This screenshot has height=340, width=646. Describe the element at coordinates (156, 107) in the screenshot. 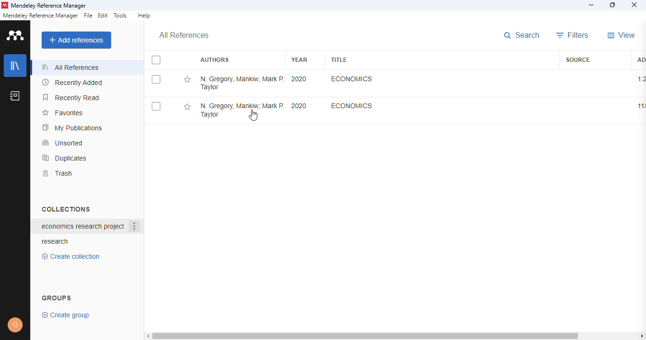

I see `select` at that location.